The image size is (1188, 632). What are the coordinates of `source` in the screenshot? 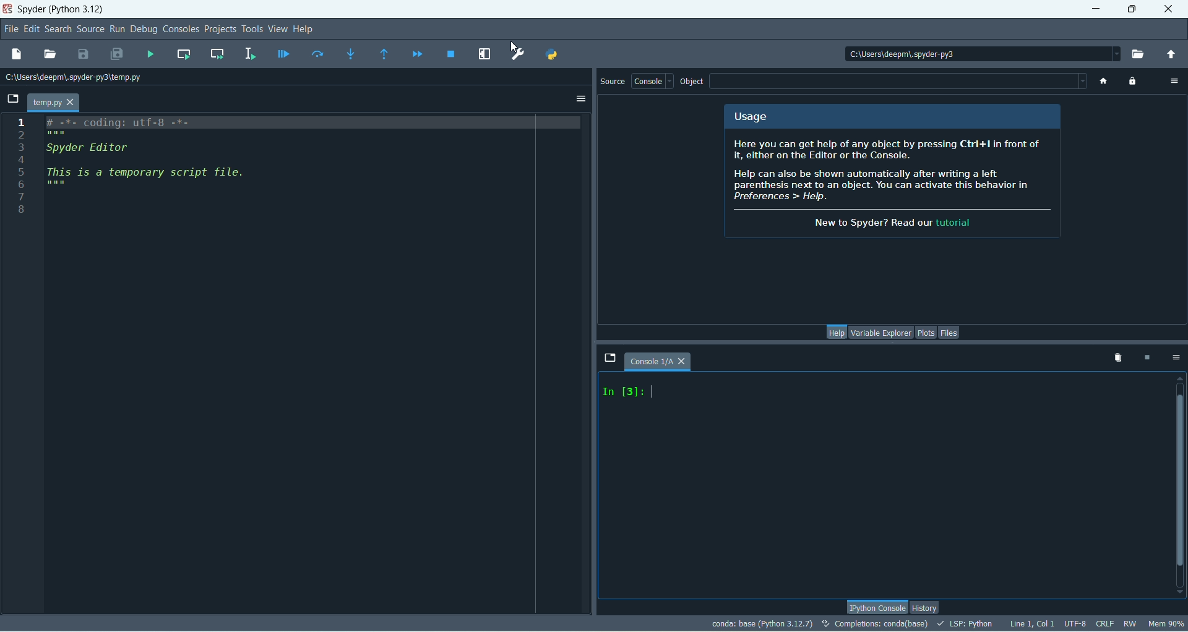 It's located at (614, 82).